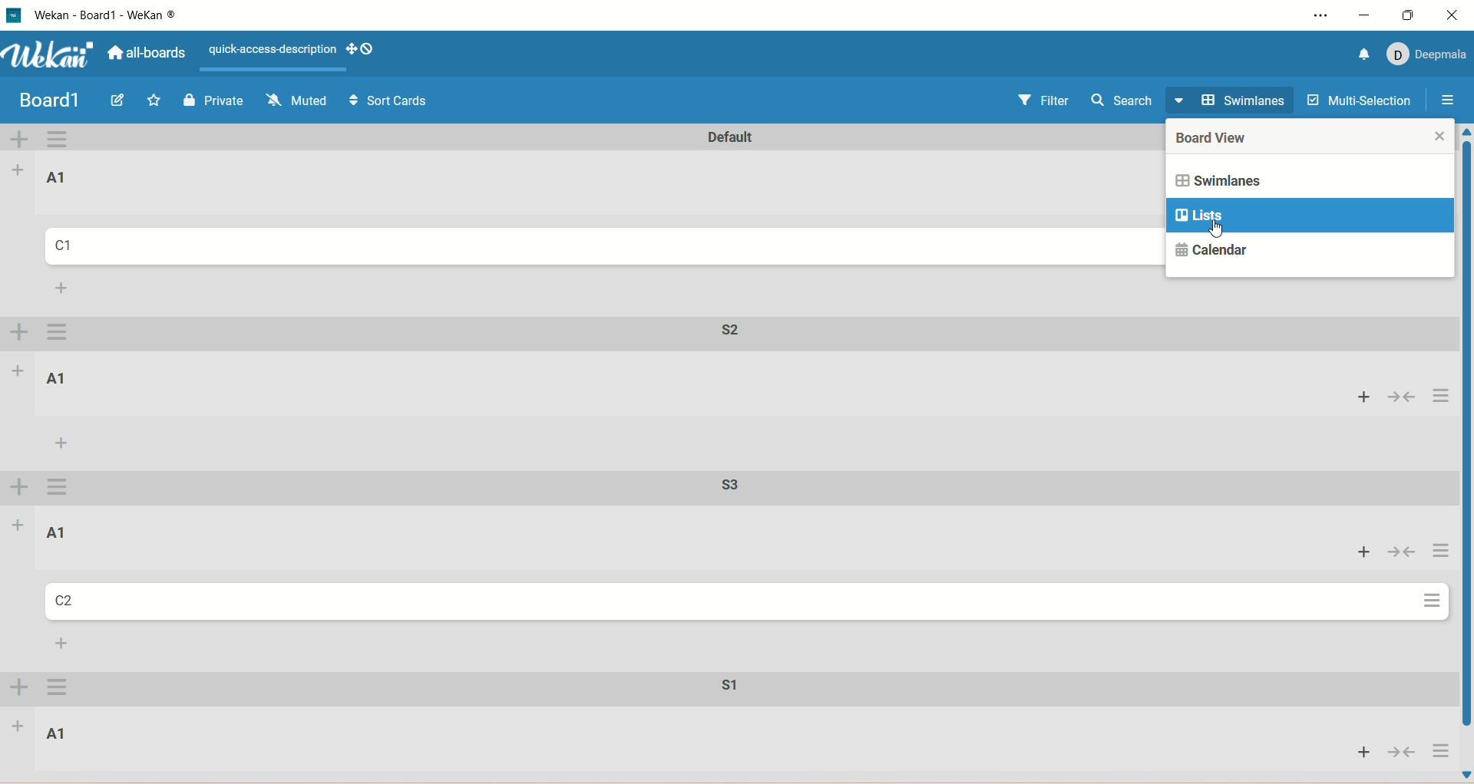  What do you see at coordinates (1212, 248) in the screenshot?
I see `calendar` at bounding box center [1212, 248].